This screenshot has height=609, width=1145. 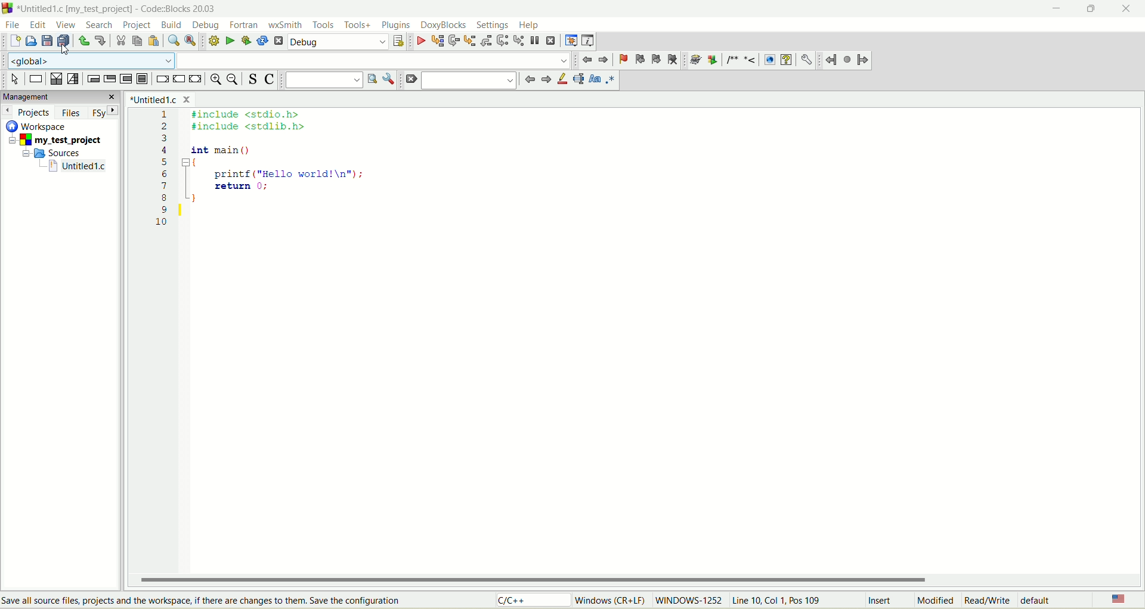 What do you see at coordinates (611, 80) in the screenshot?
I see `regex` at bounding box center [611, 80].